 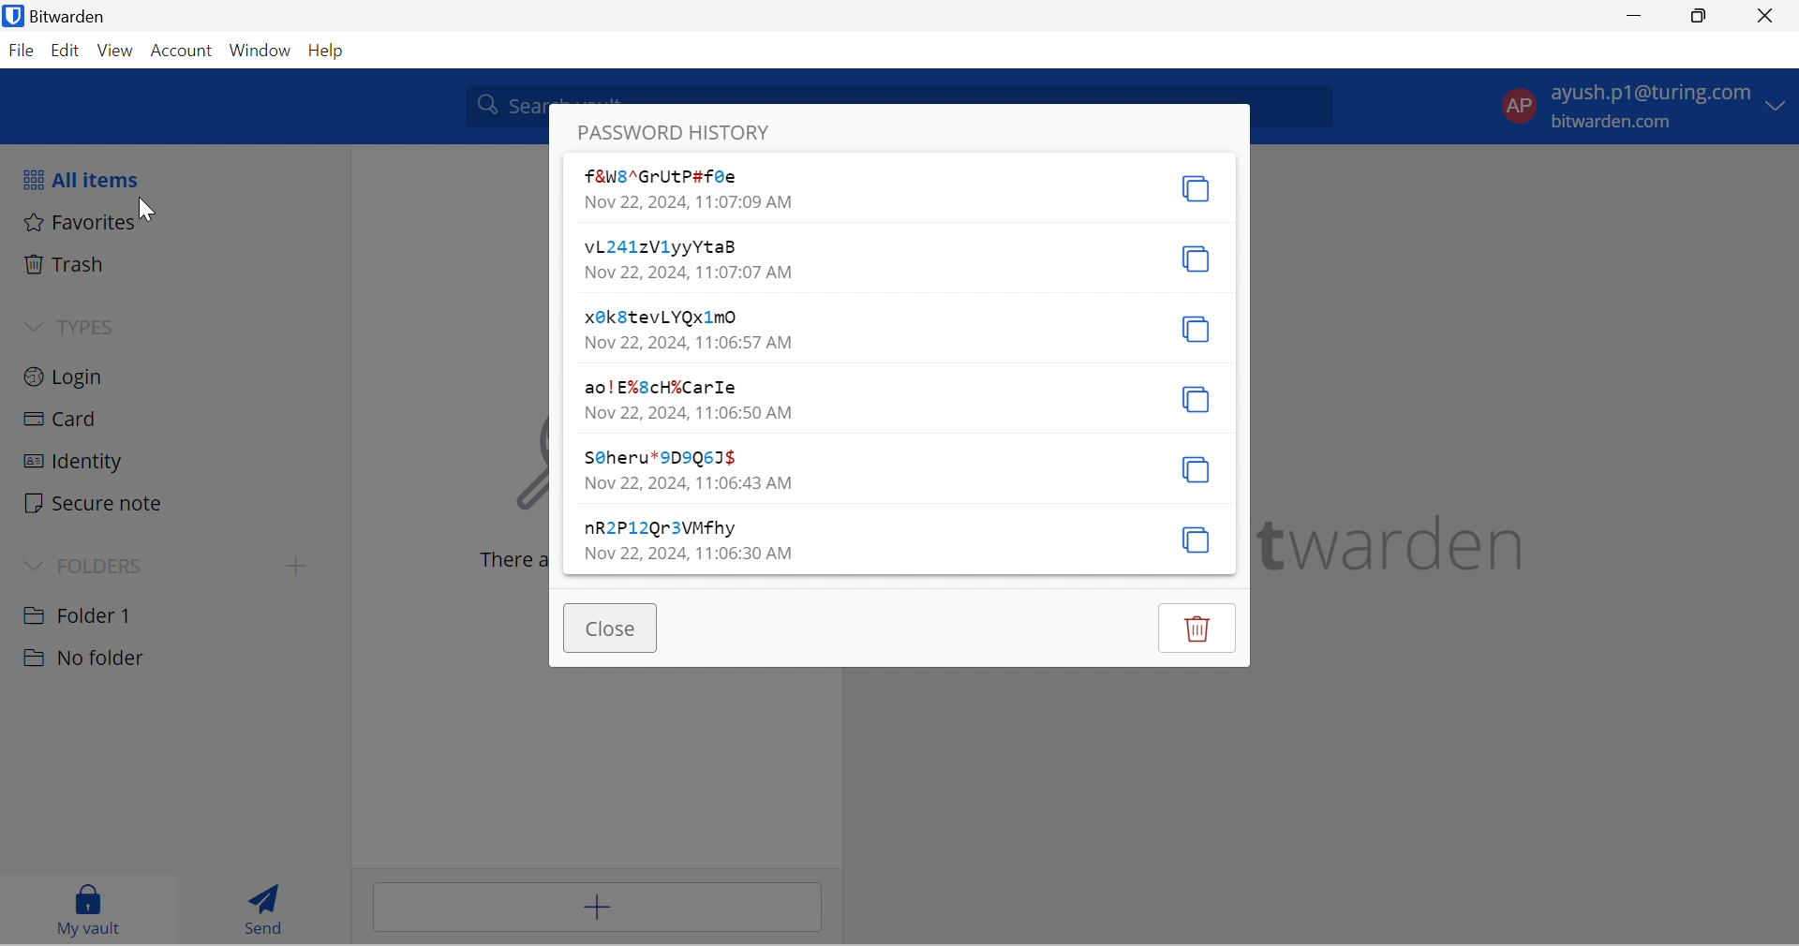 I want to click on Copy, so click(x=1198, y=331).